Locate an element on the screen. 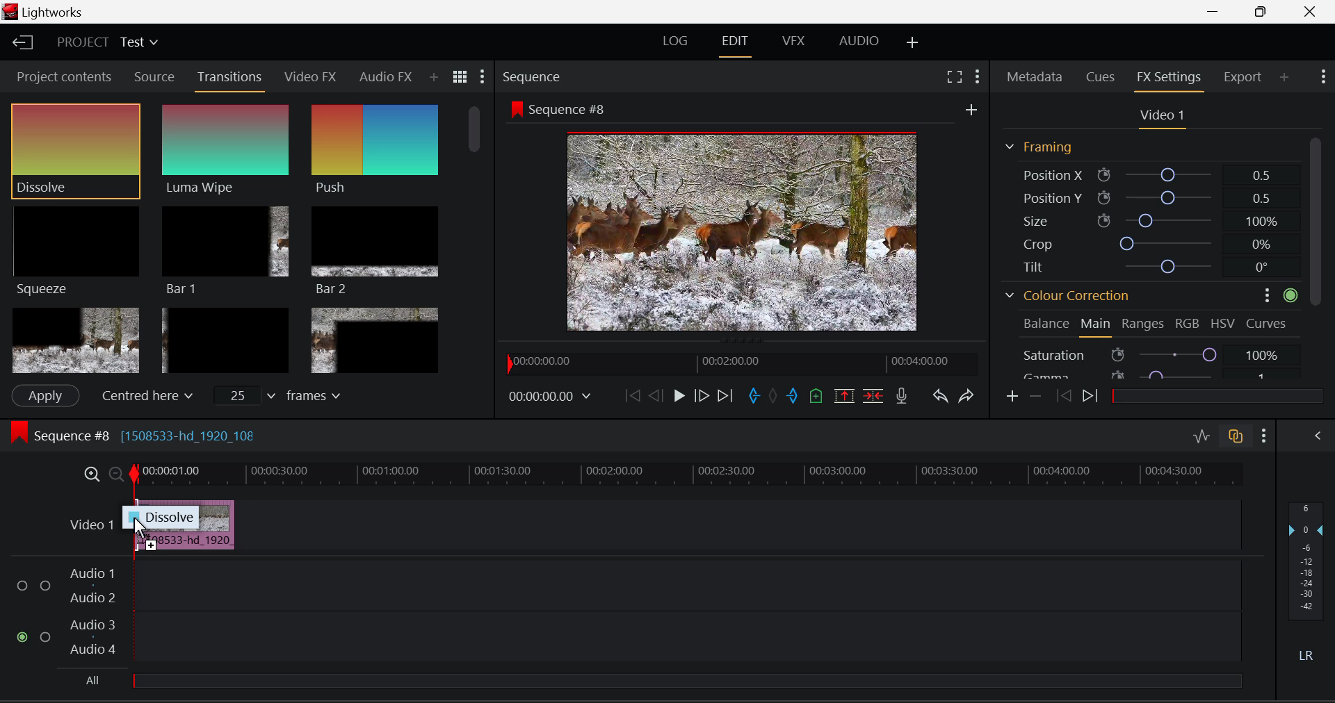 This screenshot has height=703, width=1335. Next Panel is located at coordinates (396, 76).